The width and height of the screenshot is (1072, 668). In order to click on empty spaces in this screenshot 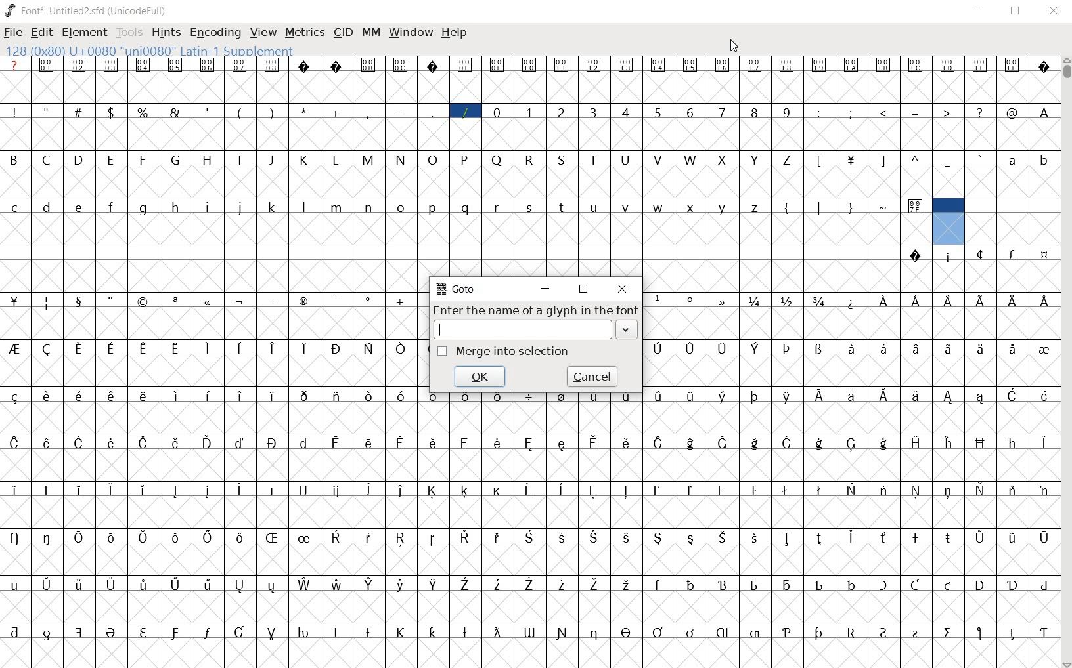, I will do `click(1012, 207)`.